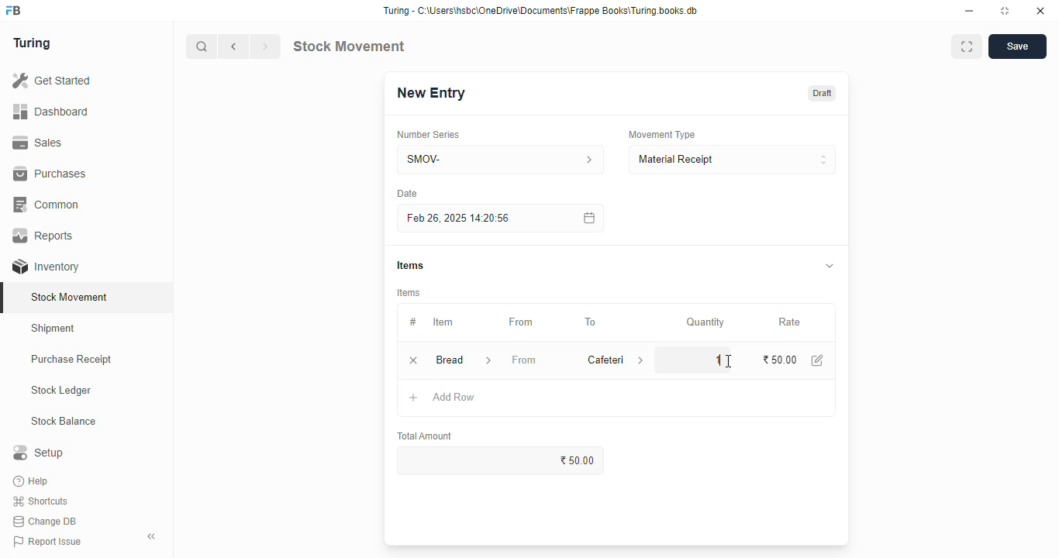 The image size is (1059, 558). I want to click on toggle between form and full width, so click(967, 46).